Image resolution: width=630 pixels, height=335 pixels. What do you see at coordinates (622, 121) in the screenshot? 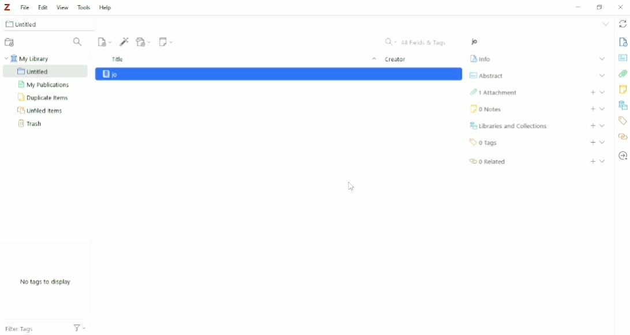
I see `Tags` at bounding box center [622, 121].